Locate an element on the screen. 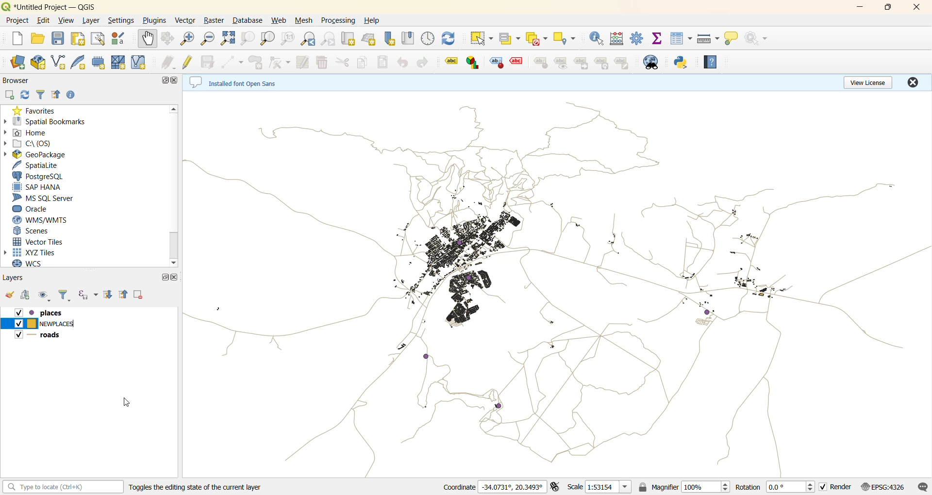  new geopackage layer is located at coordinates (39, 63).